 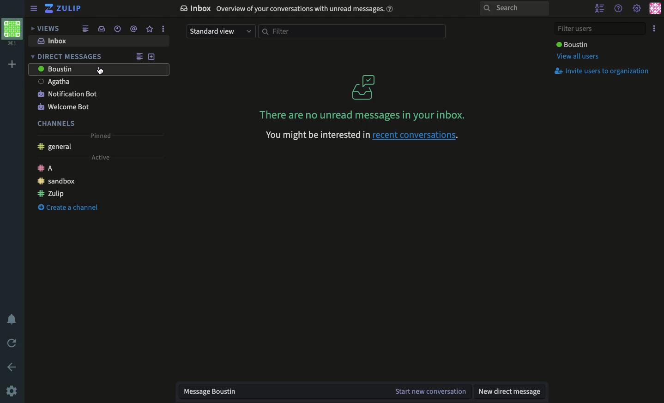 What do you see at coordinates (601, 29) in the screenshot?
I see `Filter users` at bounding box center [601, 29].